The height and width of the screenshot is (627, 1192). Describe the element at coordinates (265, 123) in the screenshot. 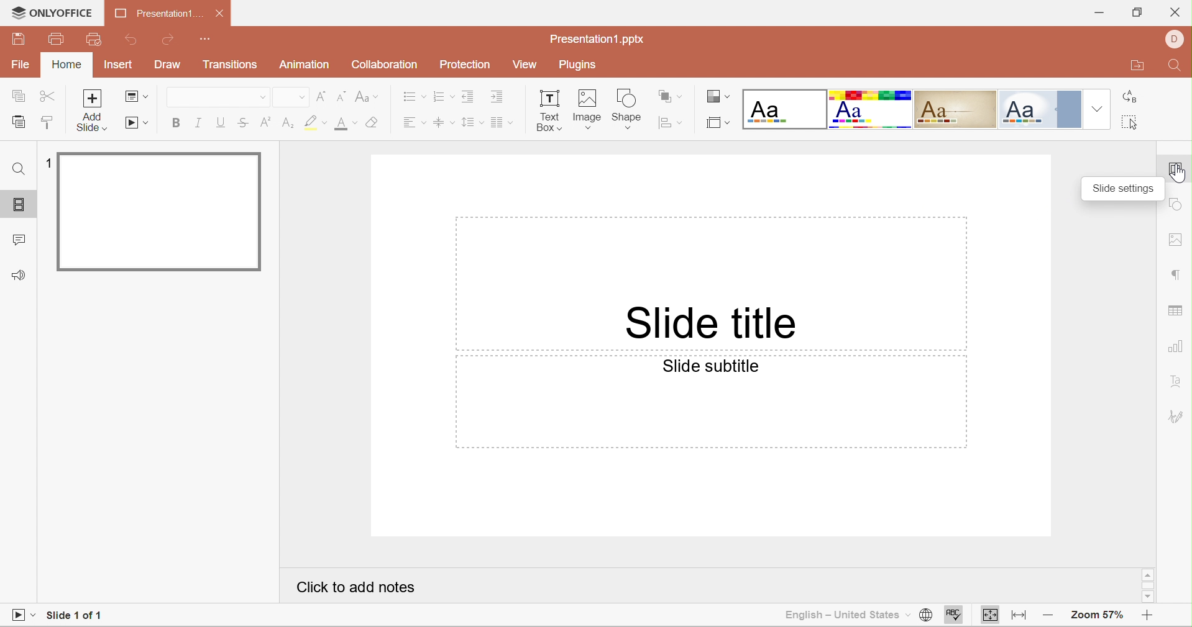

I see `Superscript` at that location.